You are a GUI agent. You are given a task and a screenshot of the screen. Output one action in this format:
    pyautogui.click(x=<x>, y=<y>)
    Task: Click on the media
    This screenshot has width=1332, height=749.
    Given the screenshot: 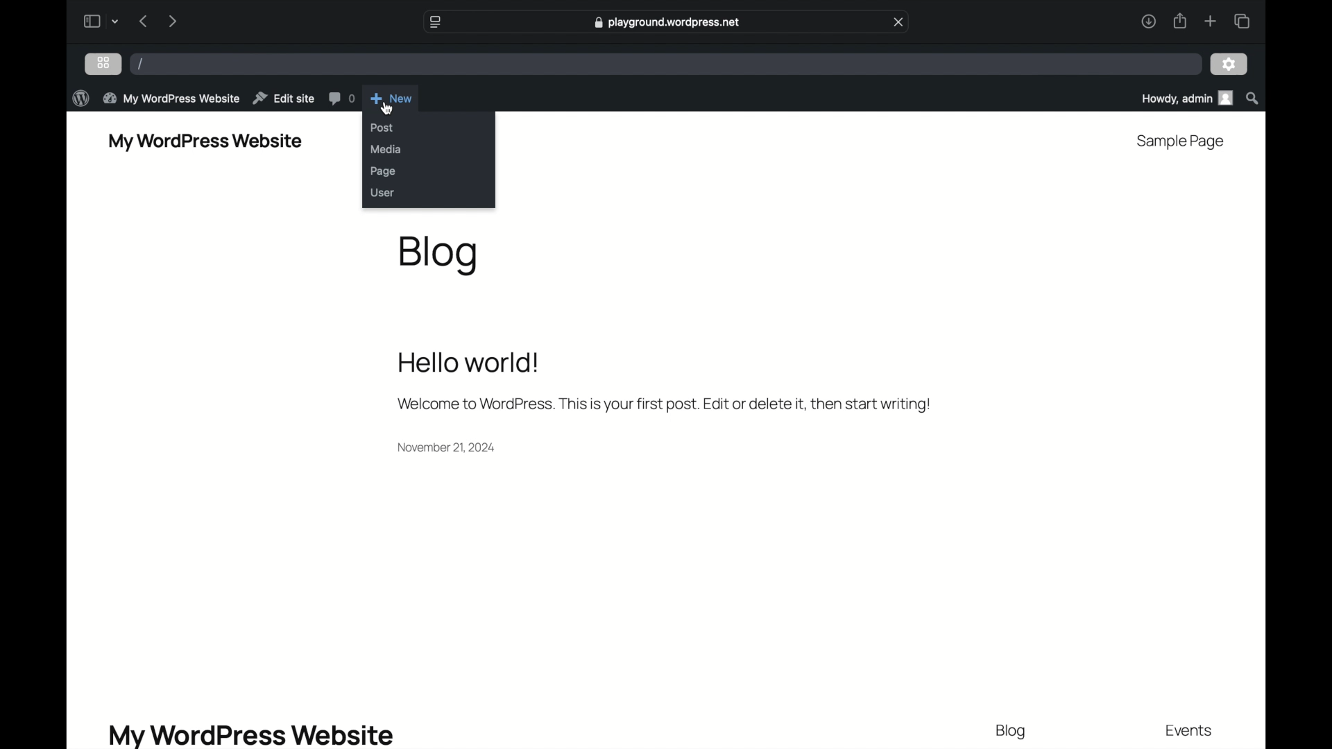 What is the action you would take?
    pyautogui.click(x=386, y=148)
    